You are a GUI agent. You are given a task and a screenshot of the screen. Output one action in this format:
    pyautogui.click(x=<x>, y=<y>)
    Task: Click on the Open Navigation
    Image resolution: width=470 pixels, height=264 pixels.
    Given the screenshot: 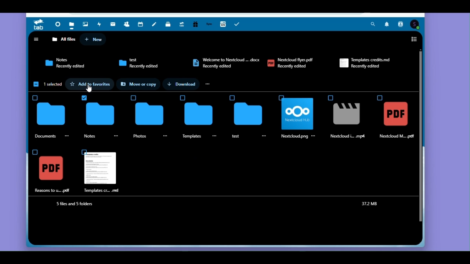 What is the action you would take?
    pyautogui.click(x=36, y=39)
    